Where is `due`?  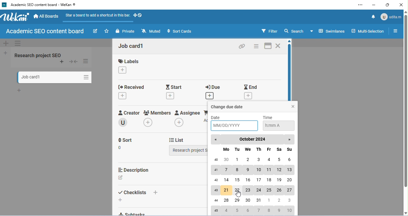
due is located at coordinates (215, 86).